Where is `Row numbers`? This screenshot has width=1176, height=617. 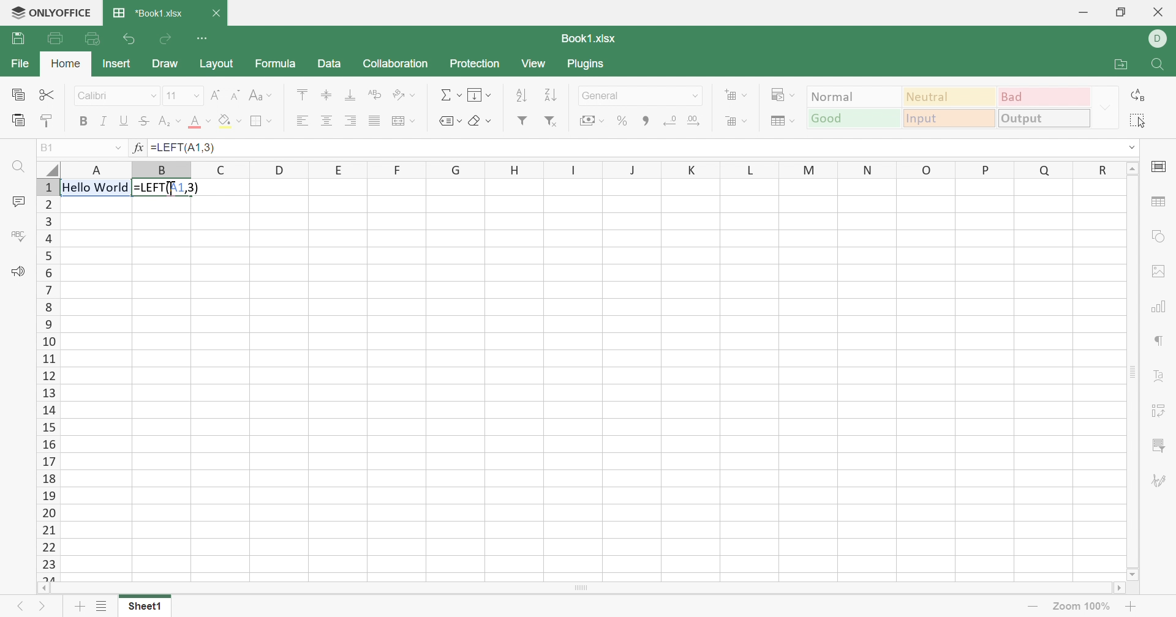
Row numbers is located at coordinates (48, 379).